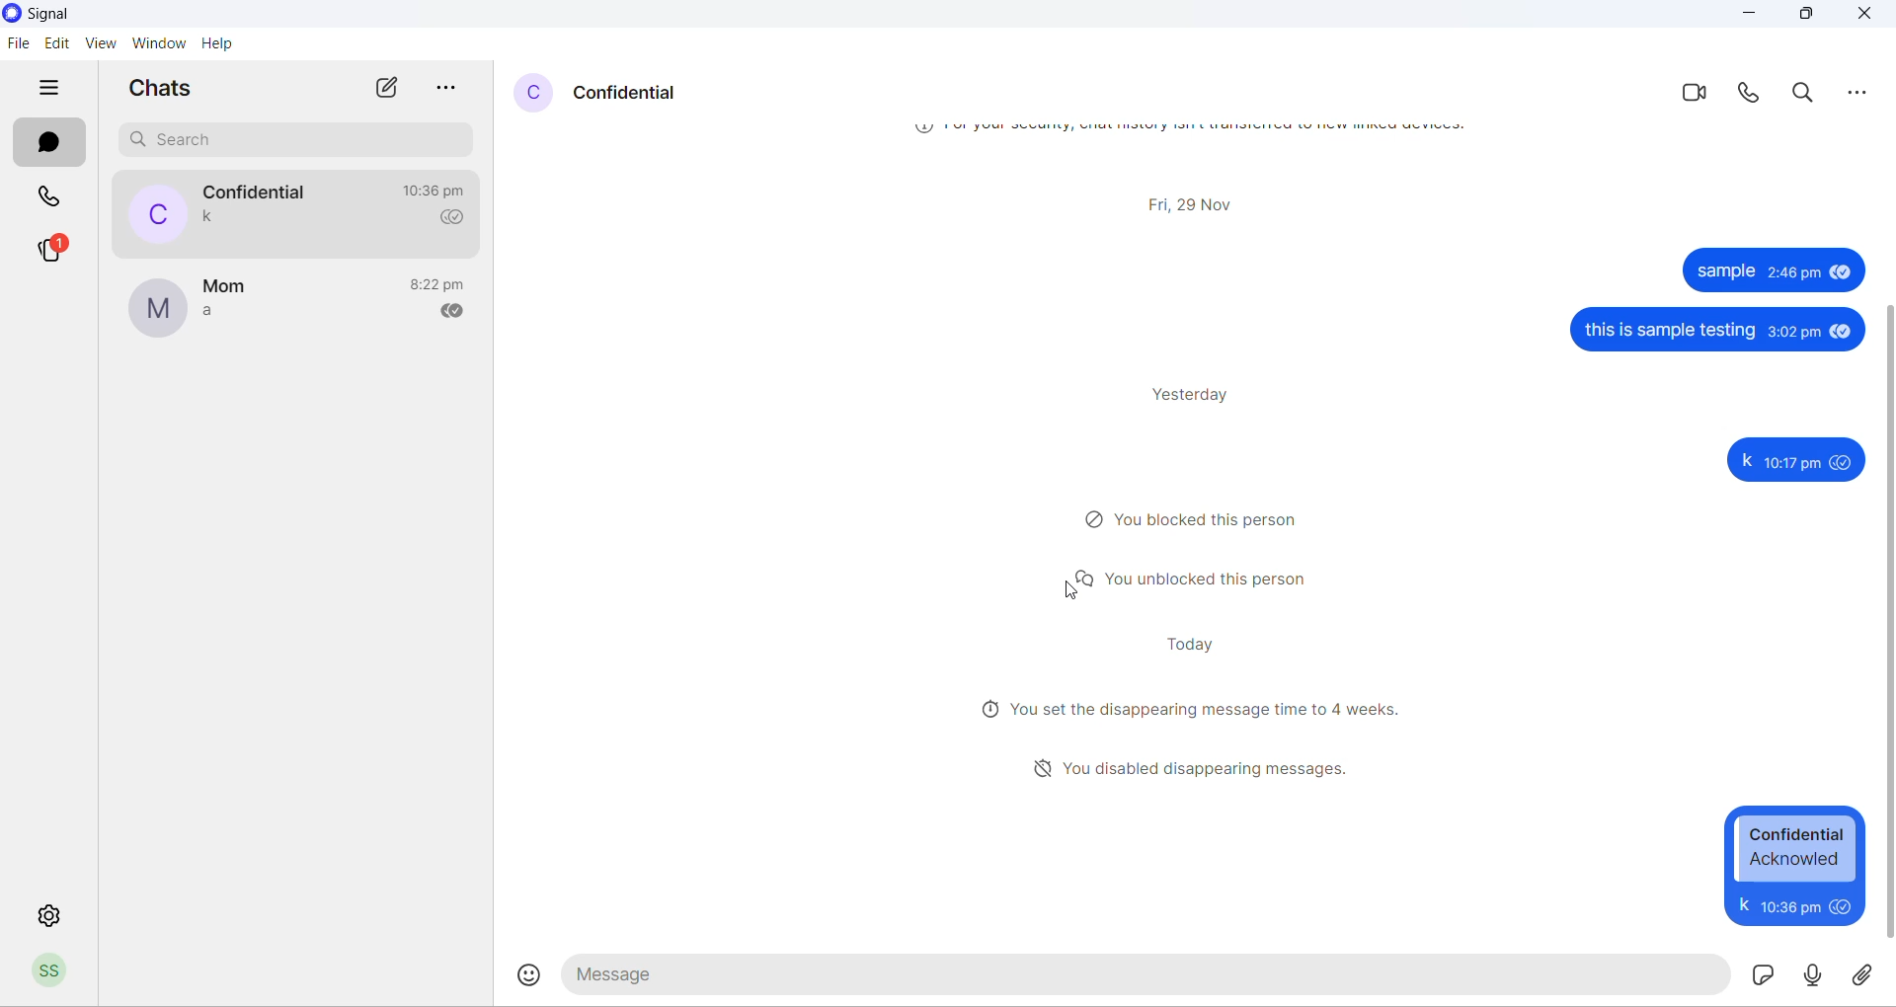 The height and width of the screenshot is (1007, 1896). What do you see at coordinates (1724, 271) in the screenshot?
I see `sample` at bounding box center [1724, 271].